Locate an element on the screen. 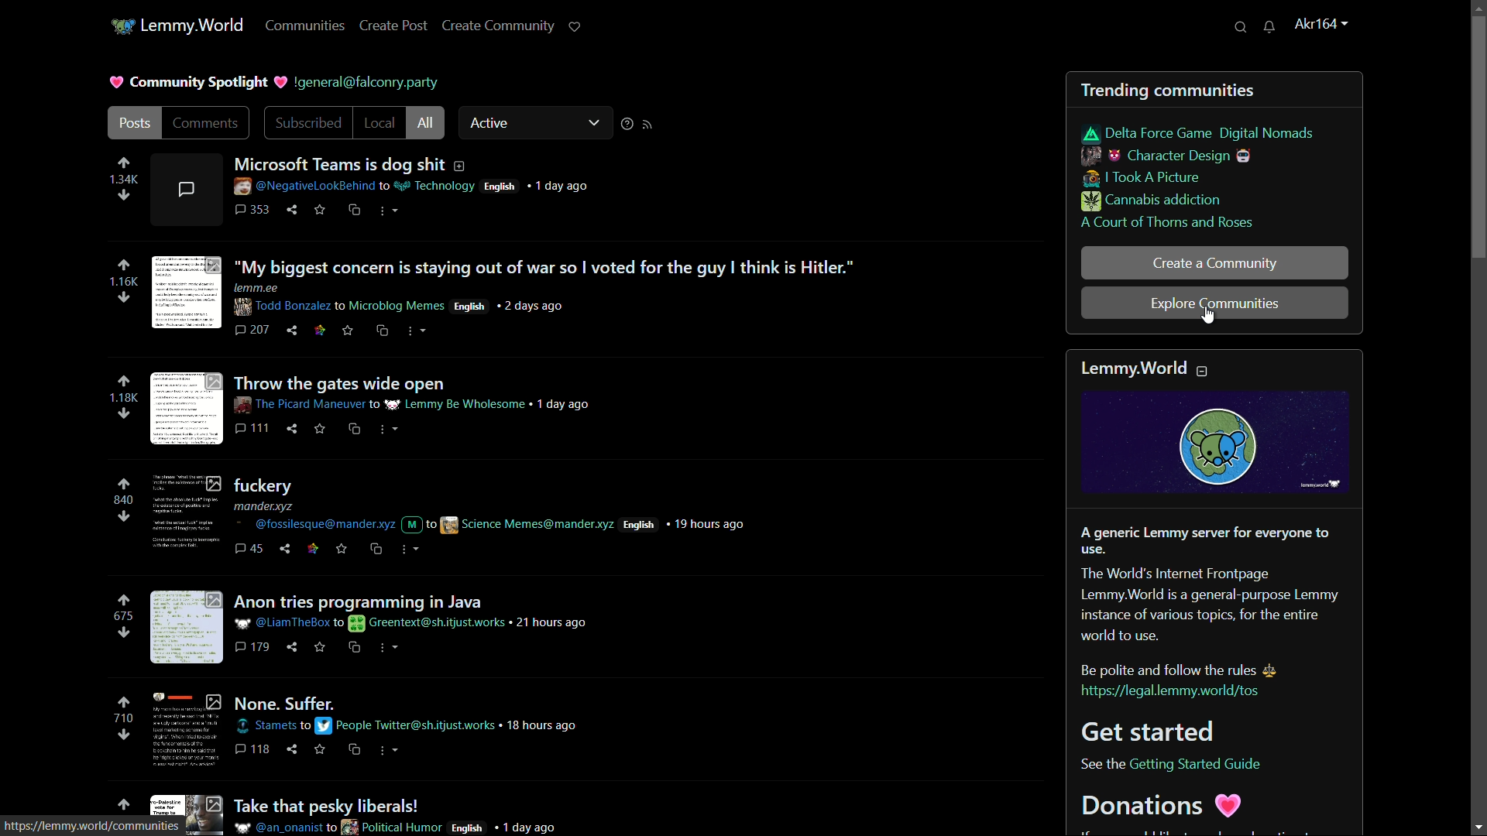 The width and height of the screenshot is (1487, 836). comments is located at coordinates (252, 749).